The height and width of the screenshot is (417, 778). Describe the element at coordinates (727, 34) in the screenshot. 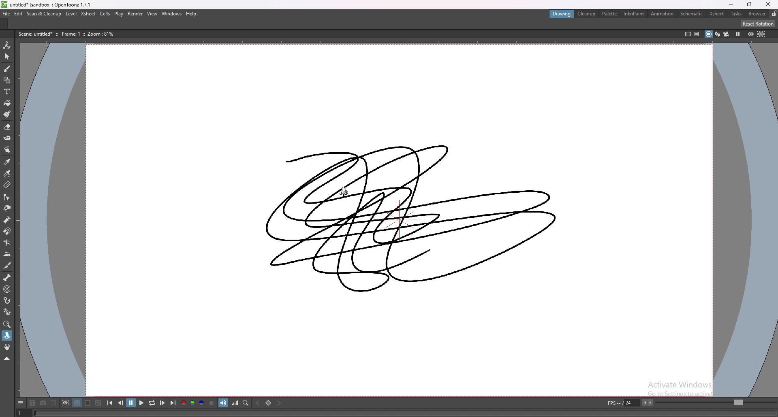

I see `camera view` at that location.